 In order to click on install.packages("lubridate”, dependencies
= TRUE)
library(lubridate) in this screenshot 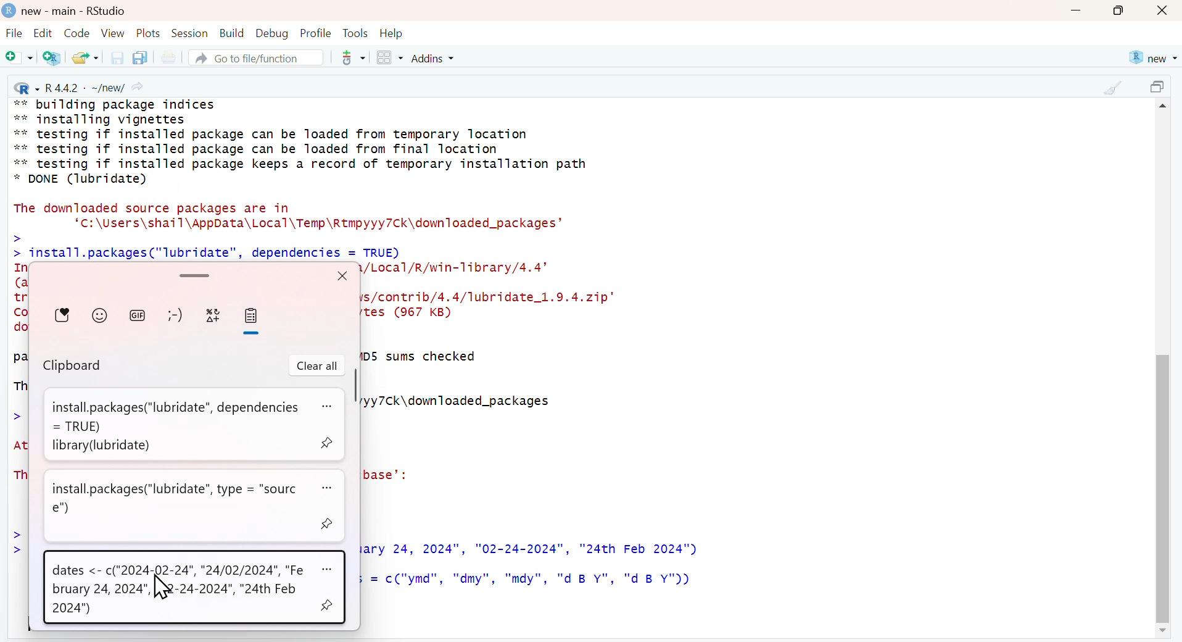, I will do `click(172, 425)`.